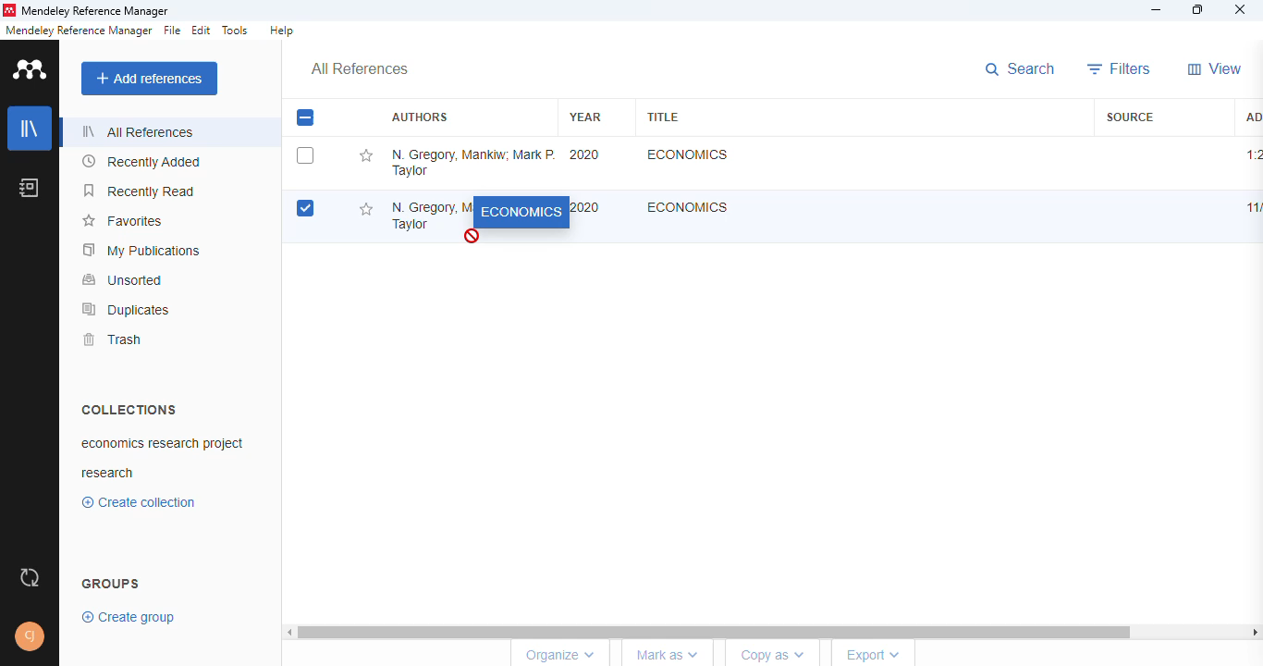 The height and width of the screenshot is (666, 1263). What do you see at coordinates (558, 654) in the screenshot?
I see `organize` at bounding box center [558, 654].